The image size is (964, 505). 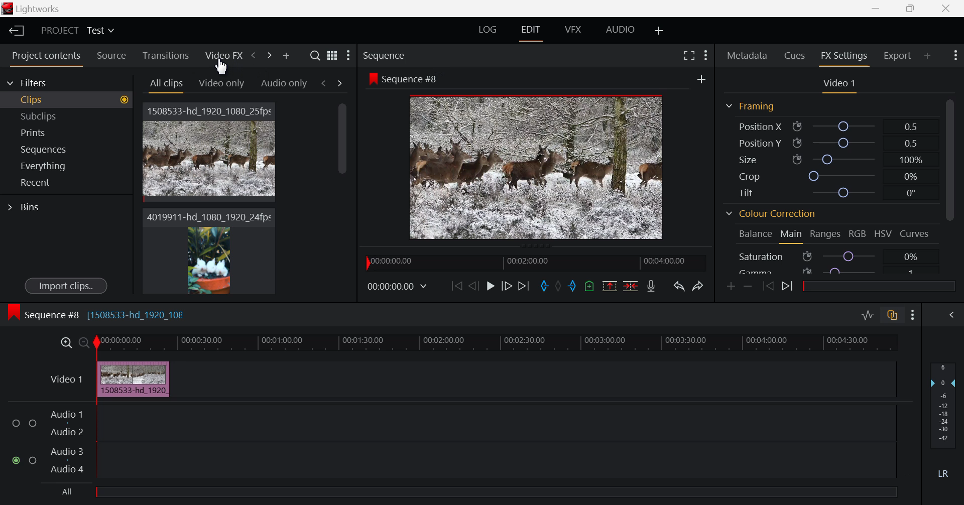 I want to click on All, so click(x=65, y=491).